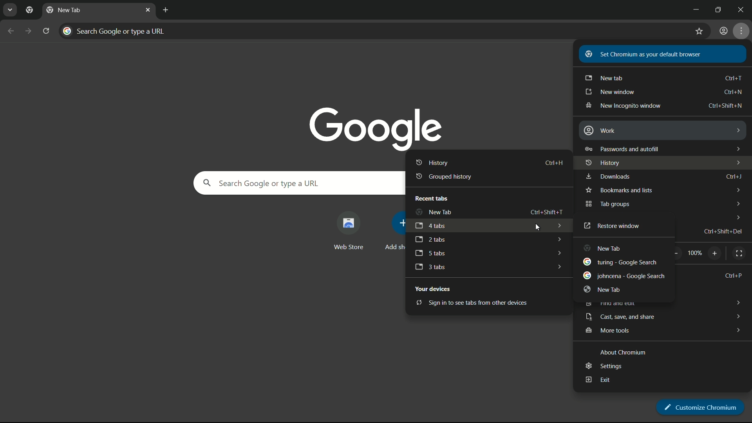  I want to click on new tab, so click(606, 78).